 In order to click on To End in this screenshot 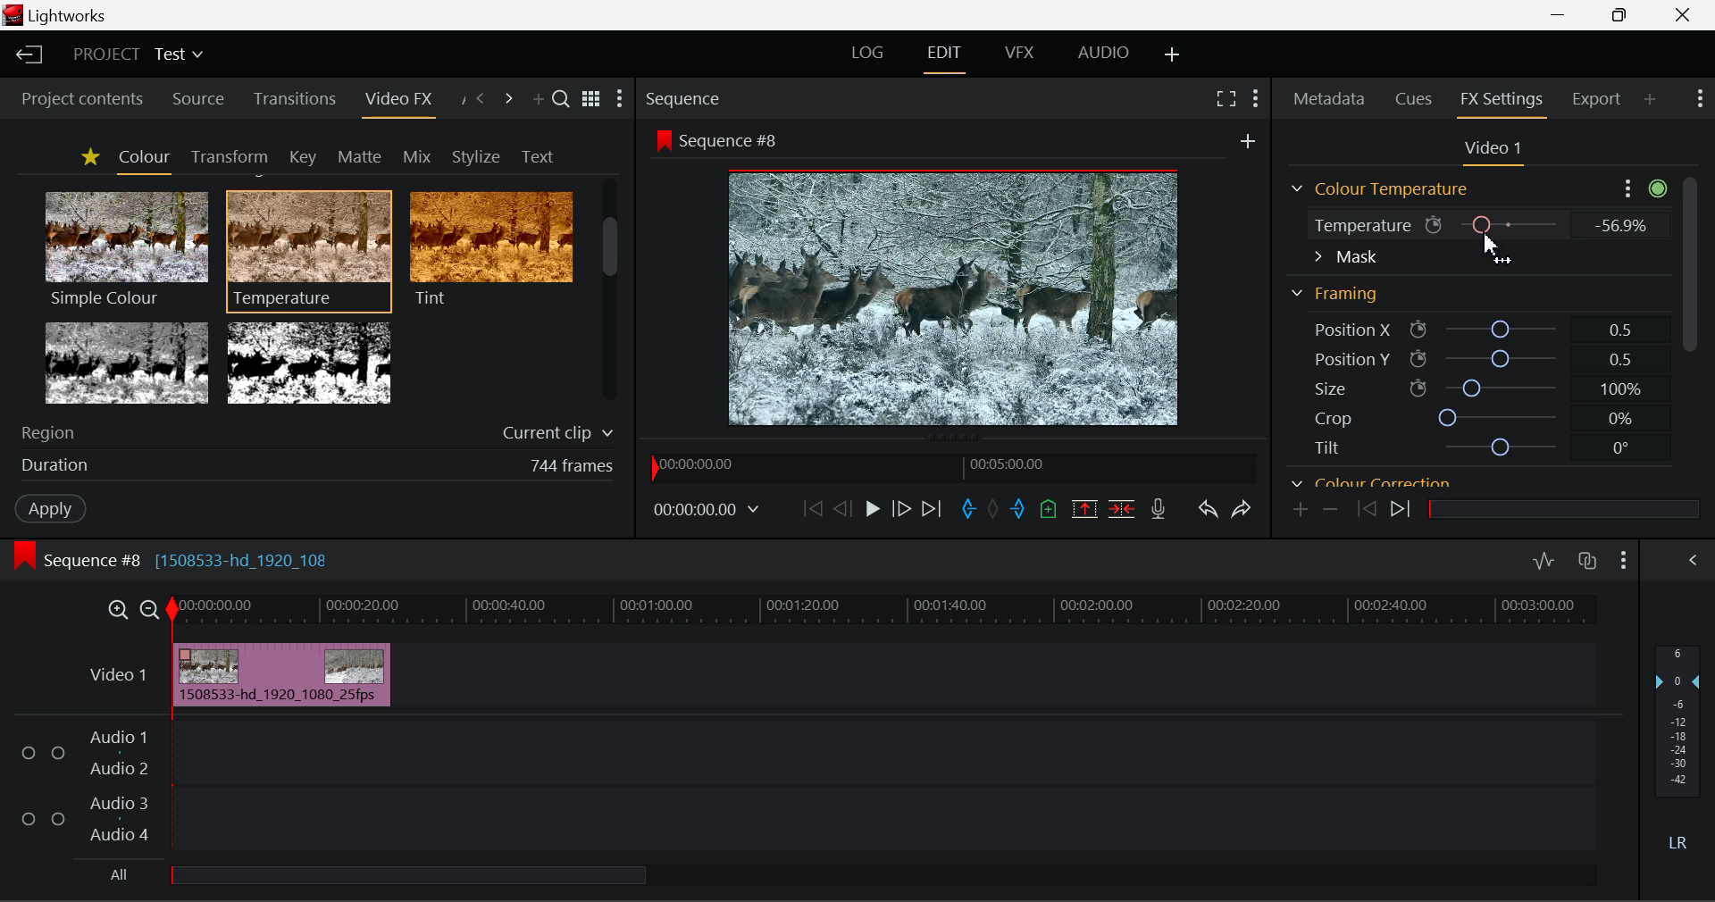, I will do `click(936, 509)`.